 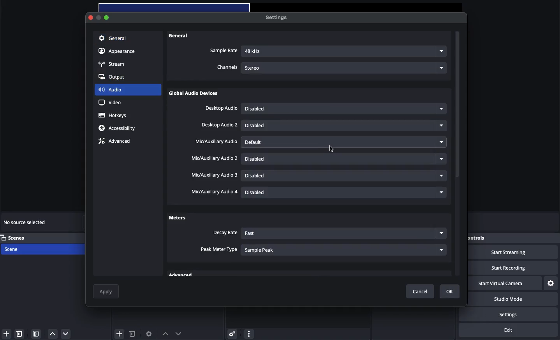 What do you see at coordinates (345, 67) in the screenshot?
I see `Stereo` at bounding box center [345, 67].